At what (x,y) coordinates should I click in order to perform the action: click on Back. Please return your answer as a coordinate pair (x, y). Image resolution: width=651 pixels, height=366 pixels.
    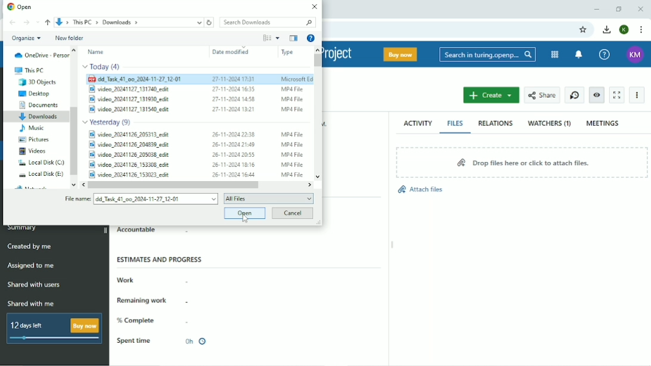
    Looking at the image, I should click on (13, 23).